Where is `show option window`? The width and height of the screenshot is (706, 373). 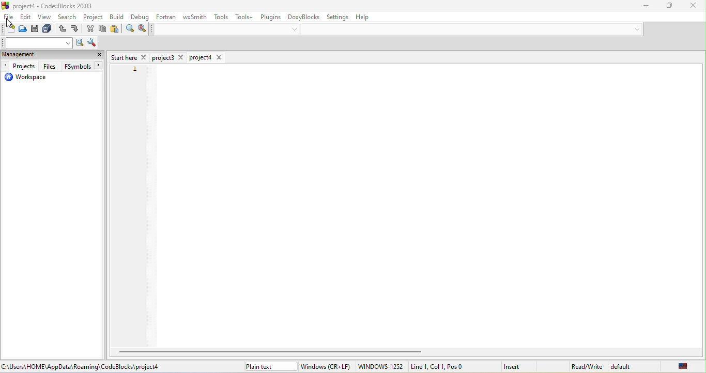 show option window is located at coordinates (90, 43).